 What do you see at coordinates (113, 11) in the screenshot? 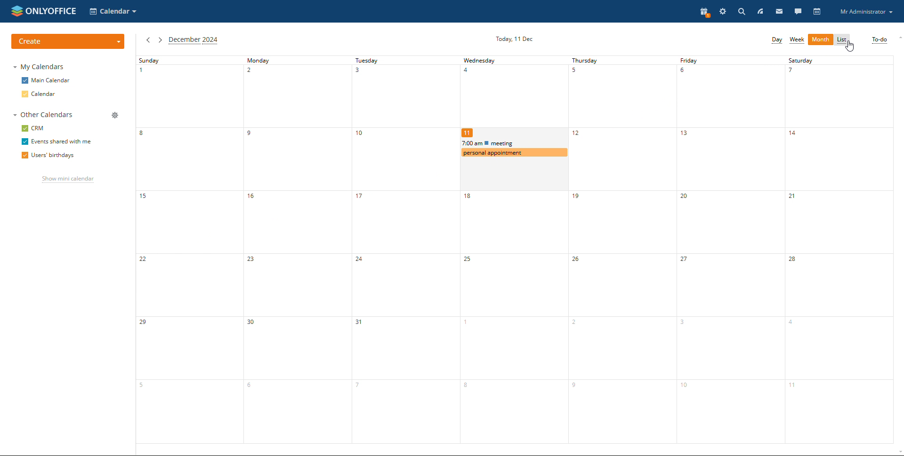
I see `select application` at bounding box center [113, 11].